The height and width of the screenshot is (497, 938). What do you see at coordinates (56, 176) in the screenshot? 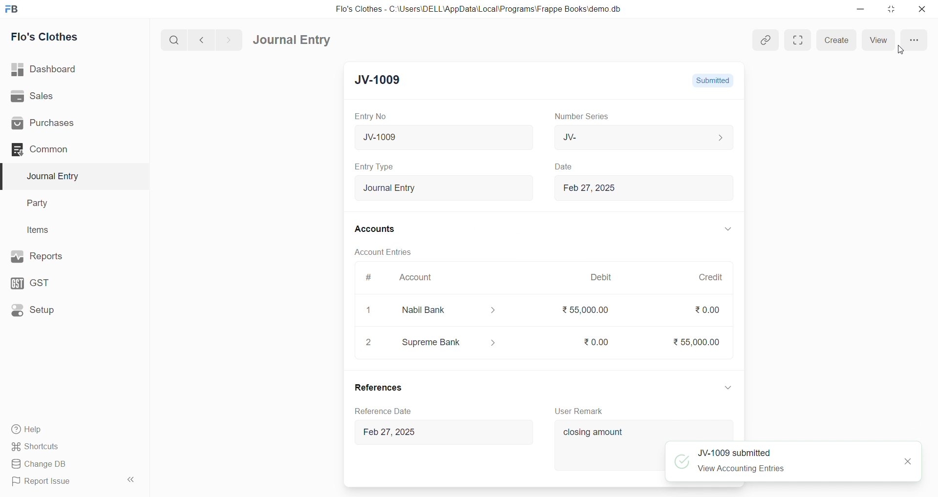
I see `Journal Entry` at bounding box center [56, 176].